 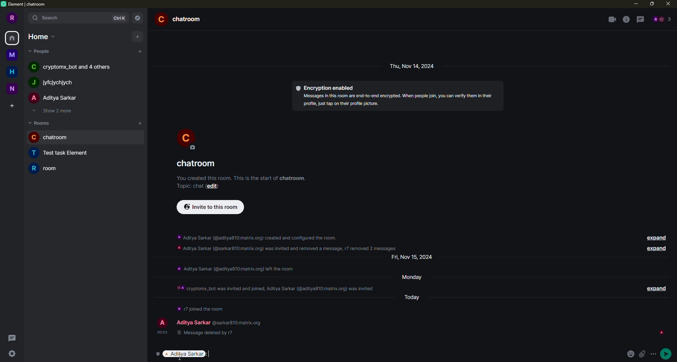 I want to click on expand, so click(x=655, y=237).